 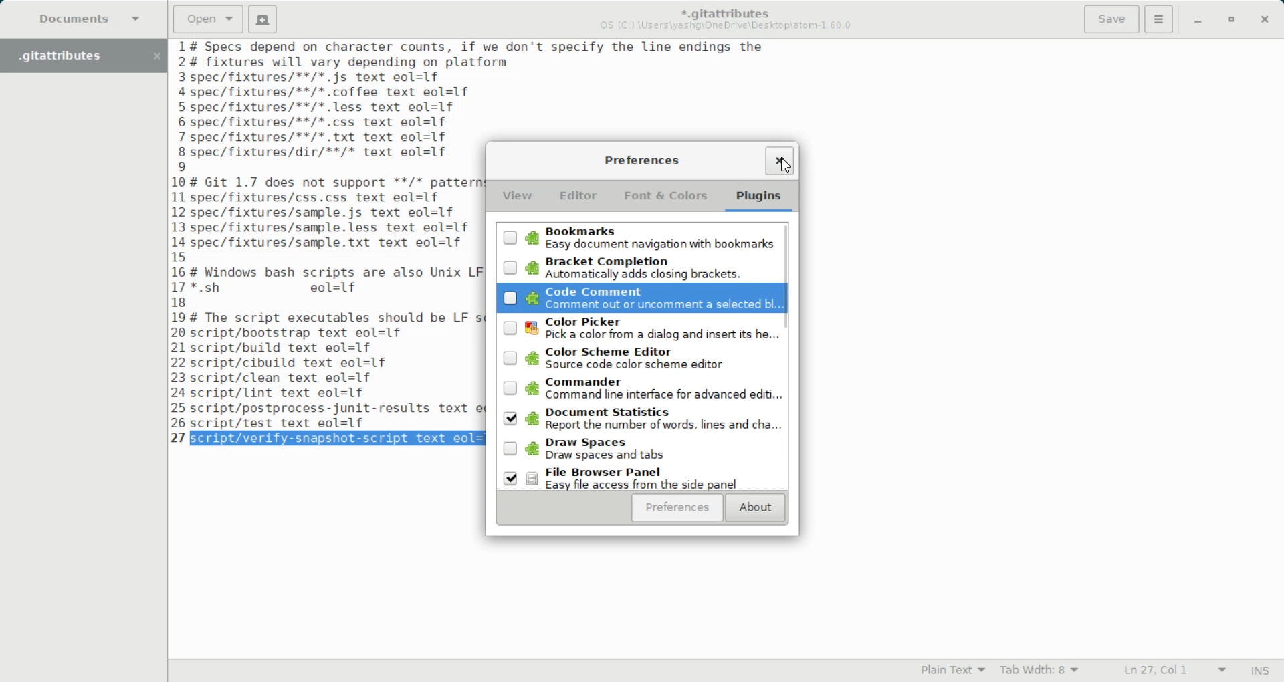 What do you see at coordinates (788, 354) in the screenshot?
I see `Vertical scroll bar` at bounding box center [788, 354].